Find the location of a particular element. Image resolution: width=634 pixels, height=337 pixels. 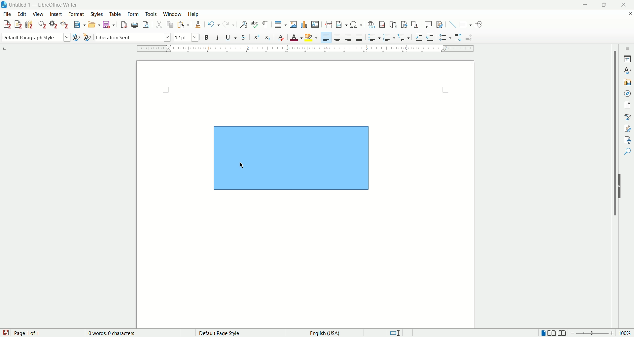

insert image is located at coordinates (294, 25).